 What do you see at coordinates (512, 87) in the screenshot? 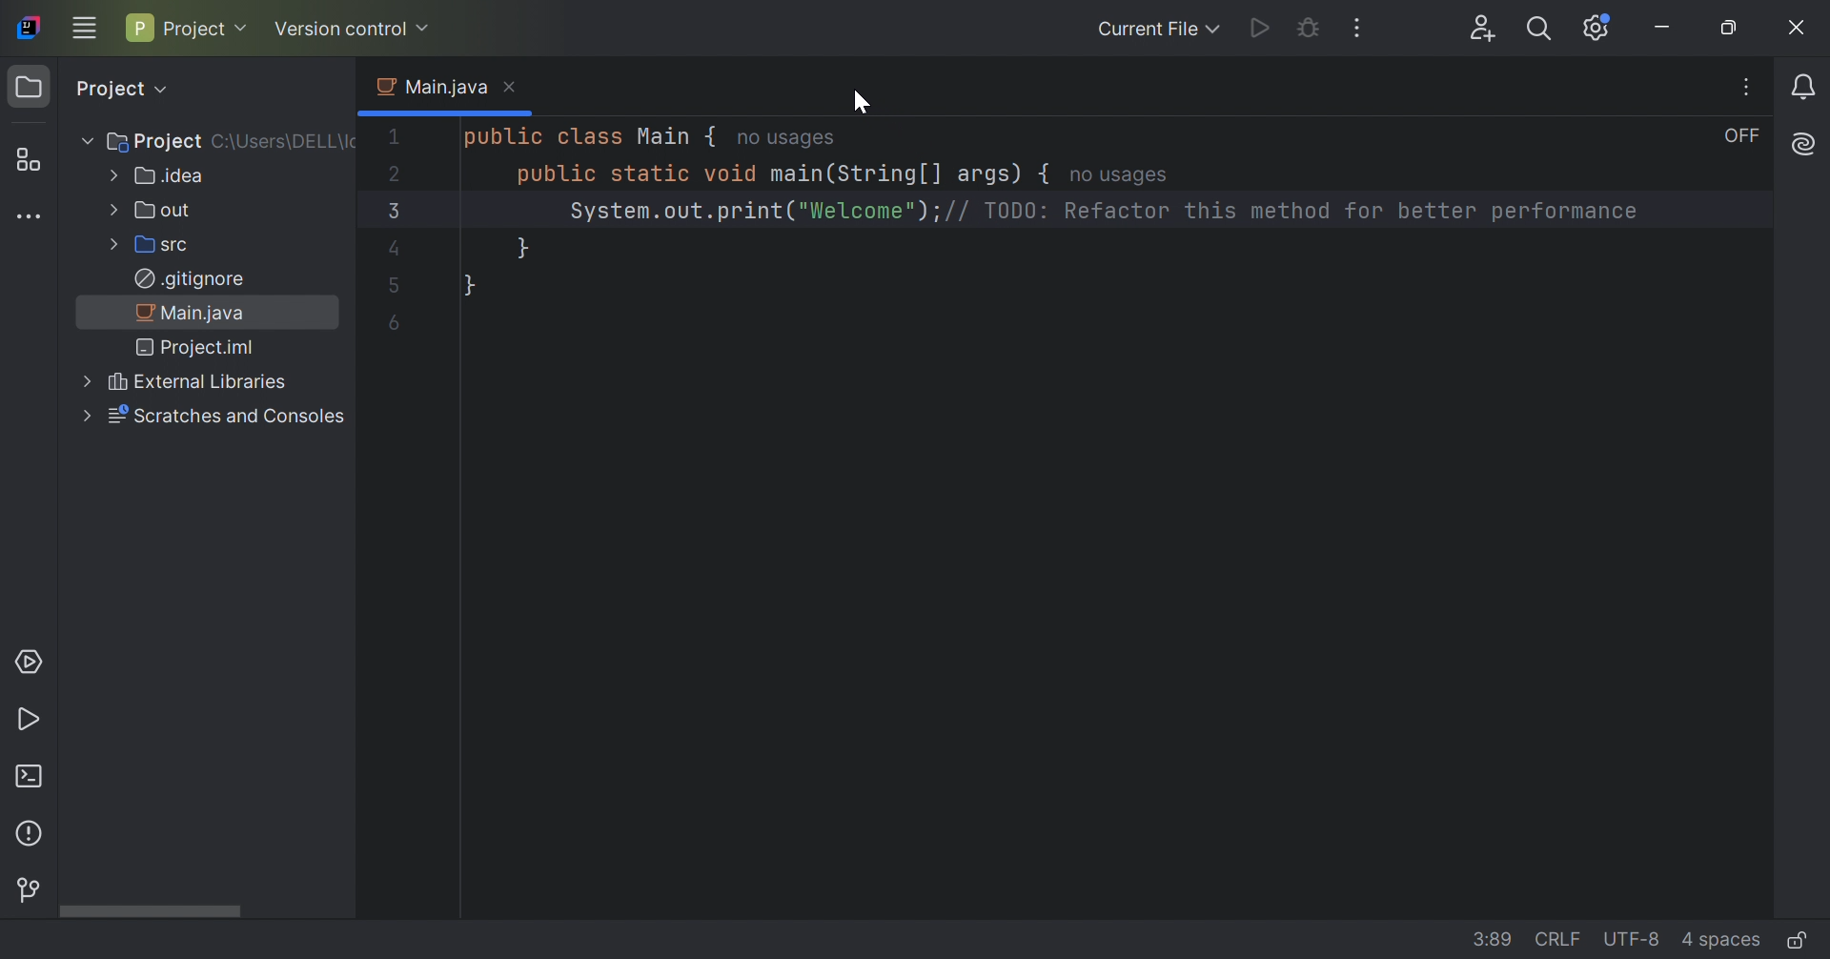
I see `Close` at bounding box center [512, 87].